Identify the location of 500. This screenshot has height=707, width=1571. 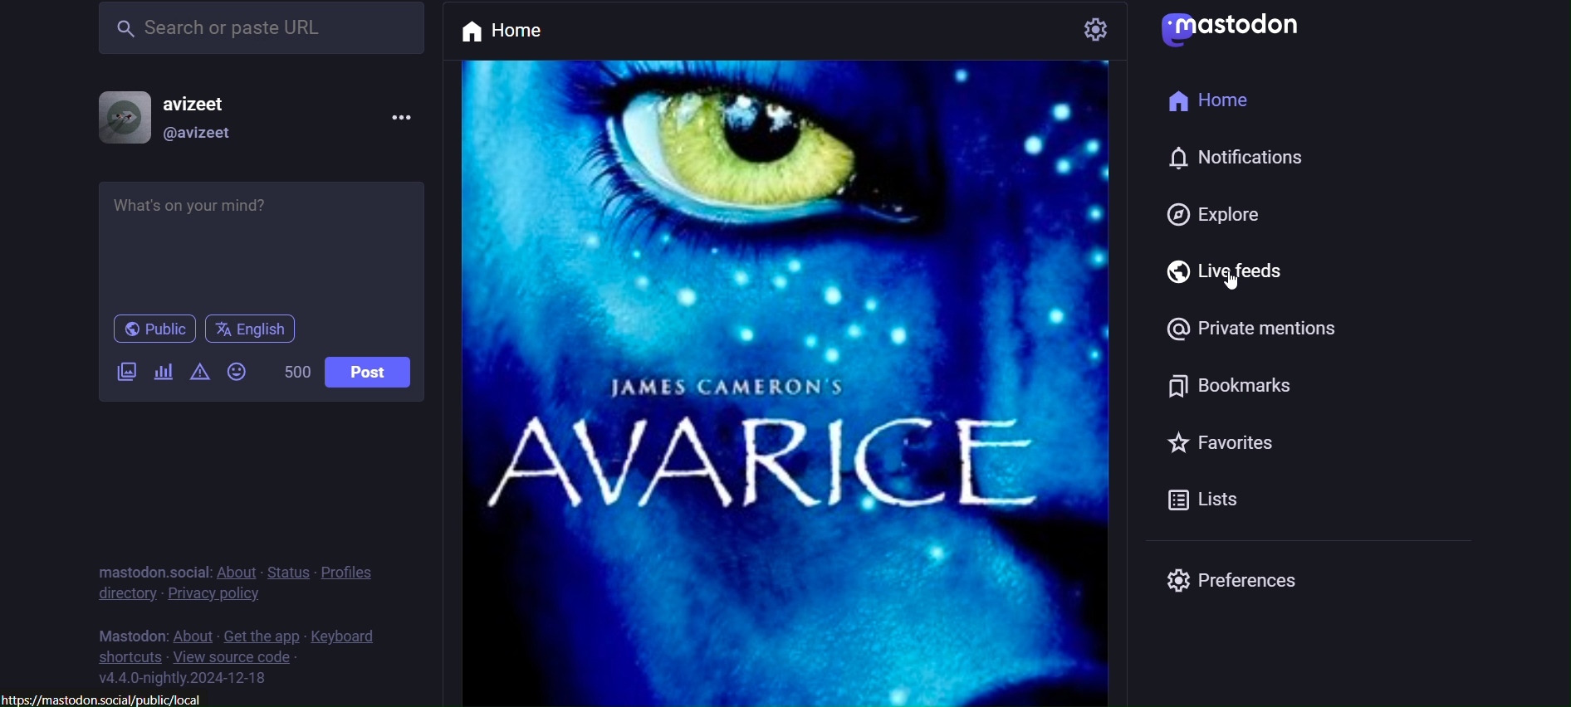
(296, 373).